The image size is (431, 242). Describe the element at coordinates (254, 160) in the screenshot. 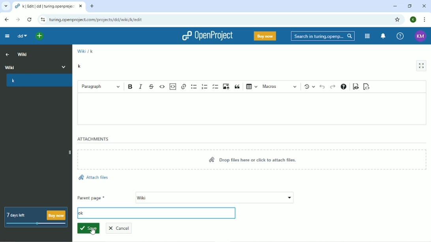

I see `Drop files here or click to attach files.` at that location.